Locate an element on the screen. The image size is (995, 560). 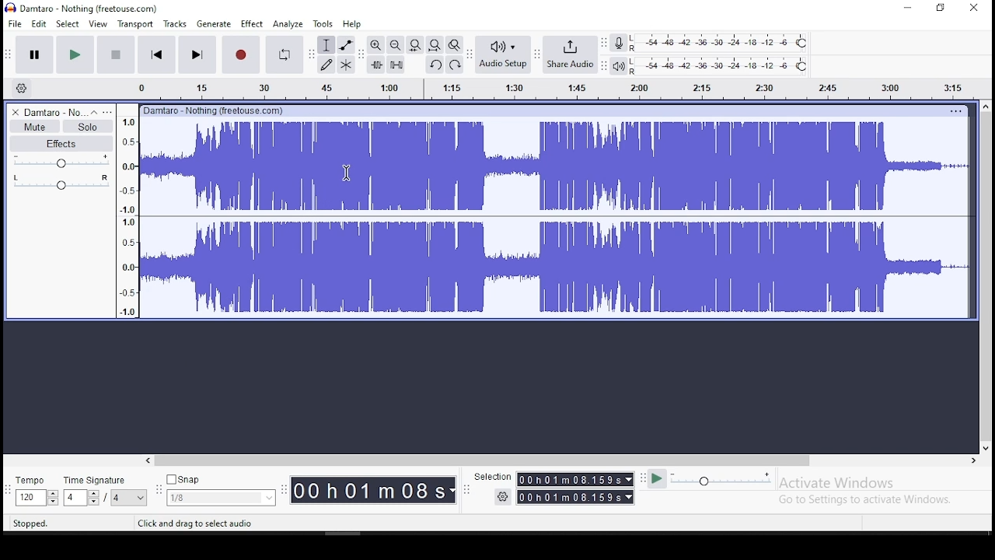
recording level is located at coordinates (719, 43).